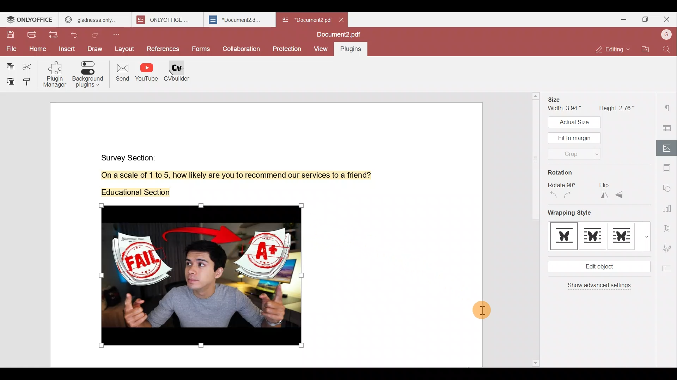 The width and height of the screenshot is (677, 380). Describe the element at coordinates (635, 236) in the screenshot. I see `Style 3` at that location.